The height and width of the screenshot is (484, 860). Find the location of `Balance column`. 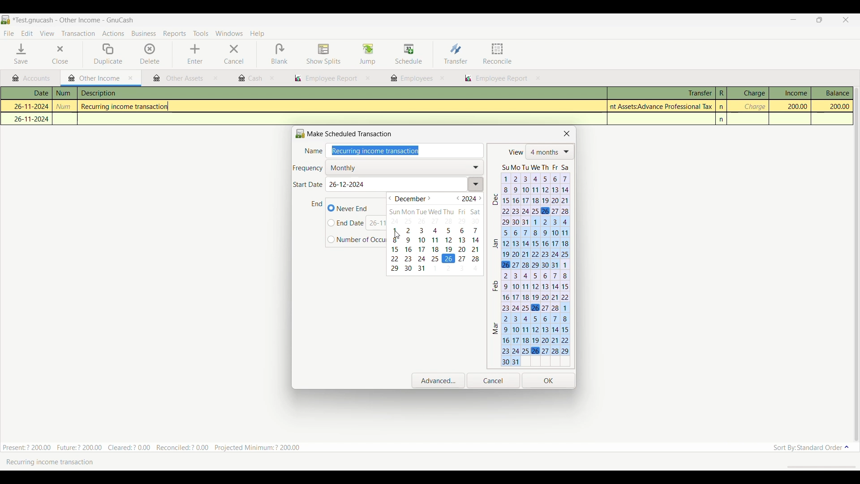

Balance column is located at coordinates (832, 93).